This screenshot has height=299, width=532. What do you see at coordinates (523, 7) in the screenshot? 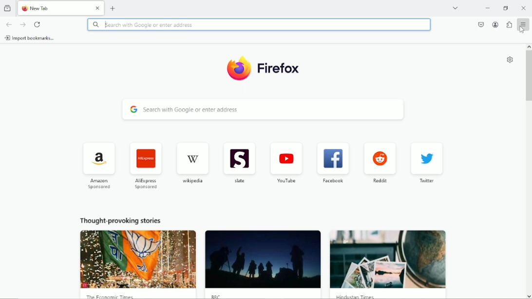
I see `Close` at bounding box center [523, 7].